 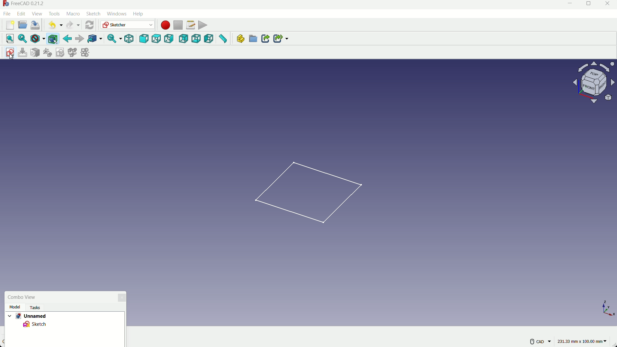 What do you see at coordinates (48, 52) in the screenshot?
I see `reorient sketches` at bounding box center [48, 52].